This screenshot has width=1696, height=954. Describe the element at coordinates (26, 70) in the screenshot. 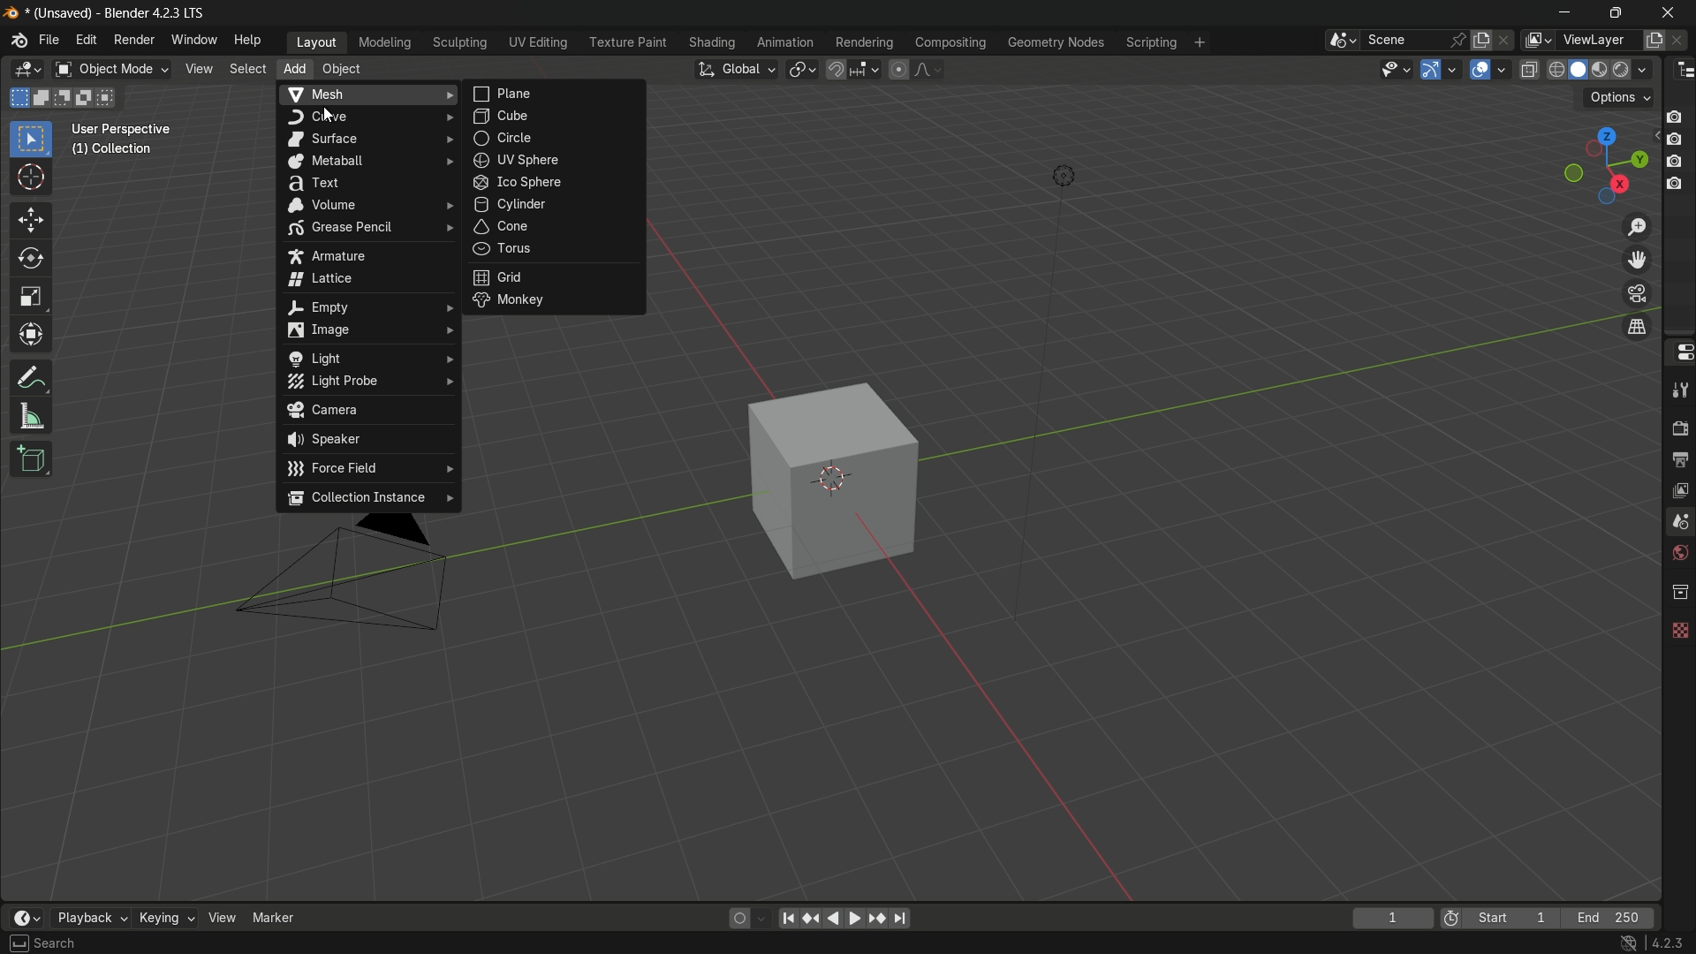

I see `3d viewport` at that location.